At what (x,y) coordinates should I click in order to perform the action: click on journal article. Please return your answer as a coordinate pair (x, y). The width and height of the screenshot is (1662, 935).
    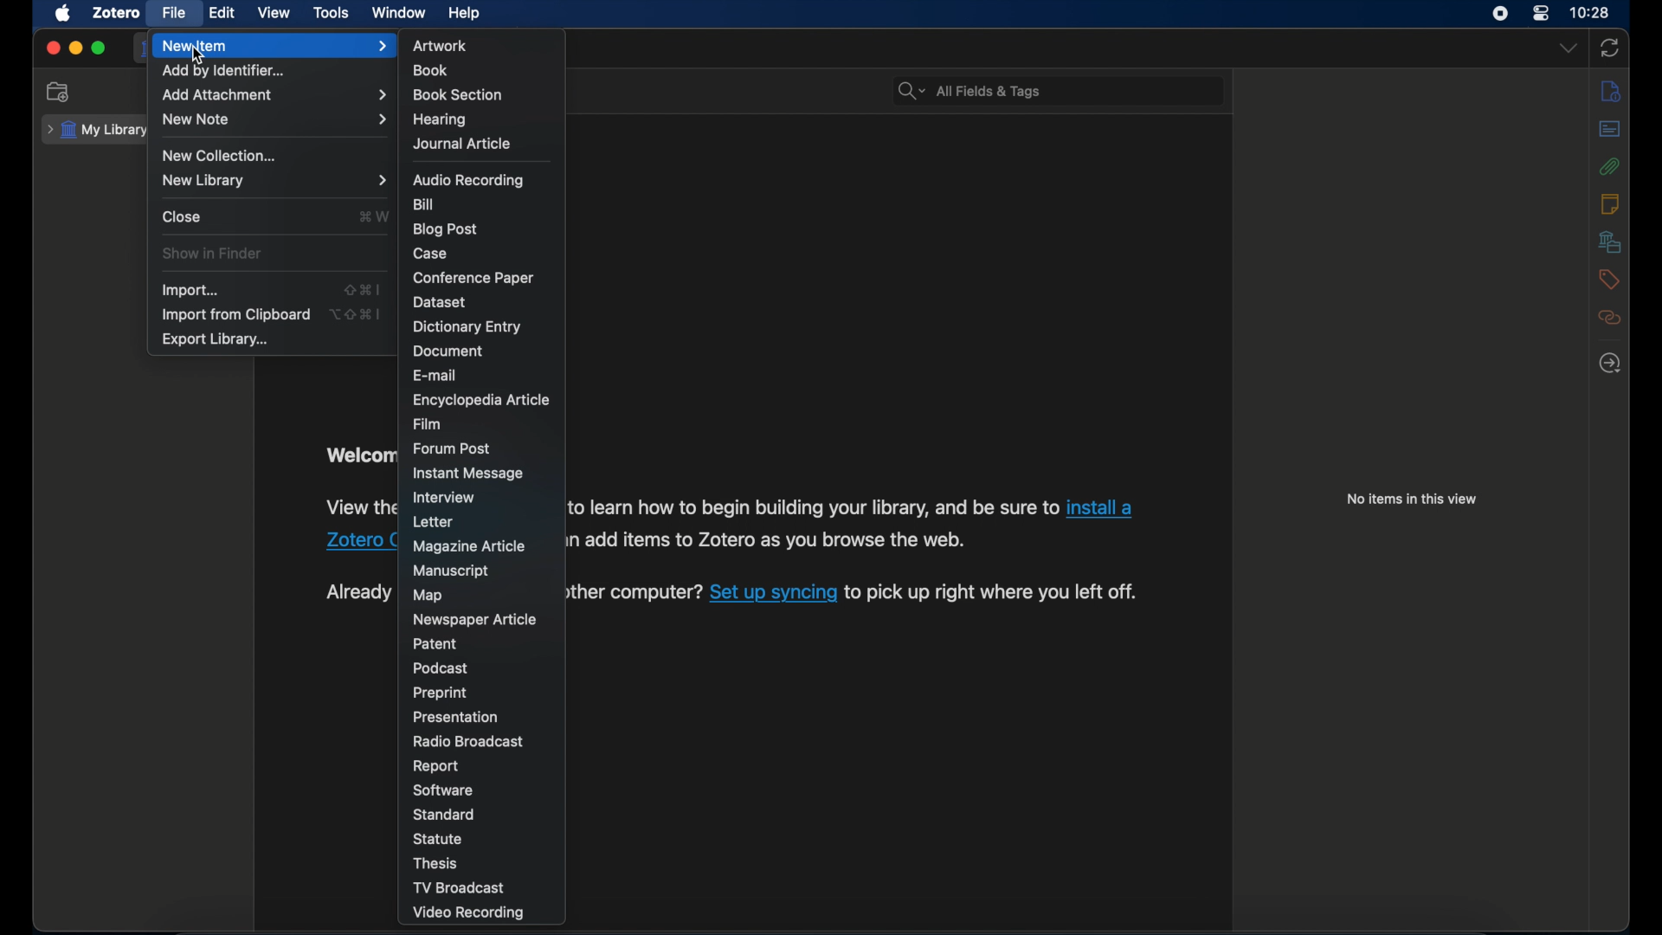
    Looking at the image, I should click on (461, 144).